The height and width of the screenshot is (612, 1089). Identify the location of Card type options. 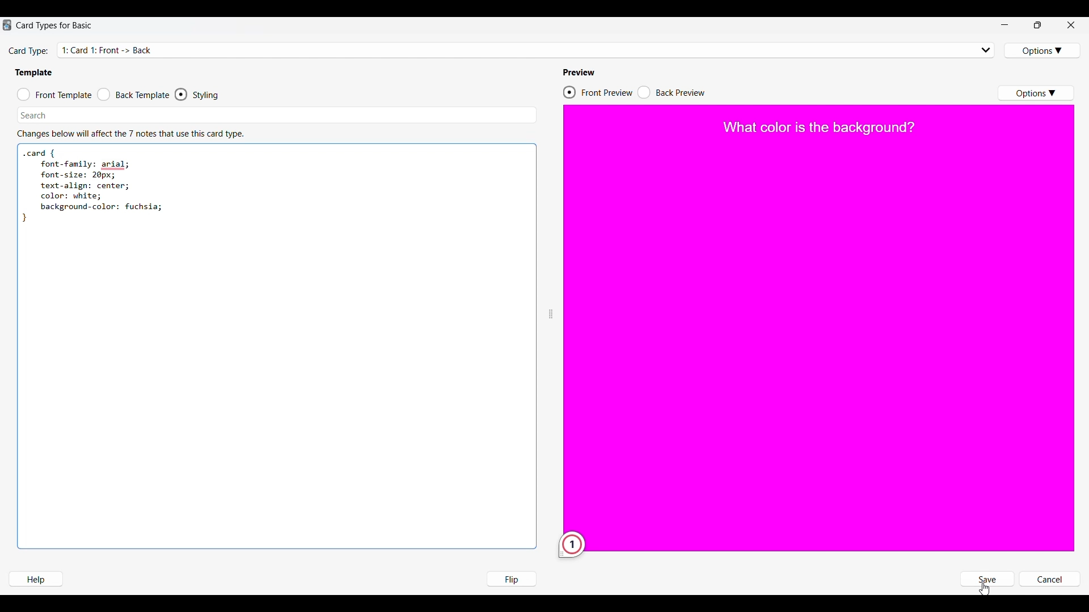
(1043, 50).